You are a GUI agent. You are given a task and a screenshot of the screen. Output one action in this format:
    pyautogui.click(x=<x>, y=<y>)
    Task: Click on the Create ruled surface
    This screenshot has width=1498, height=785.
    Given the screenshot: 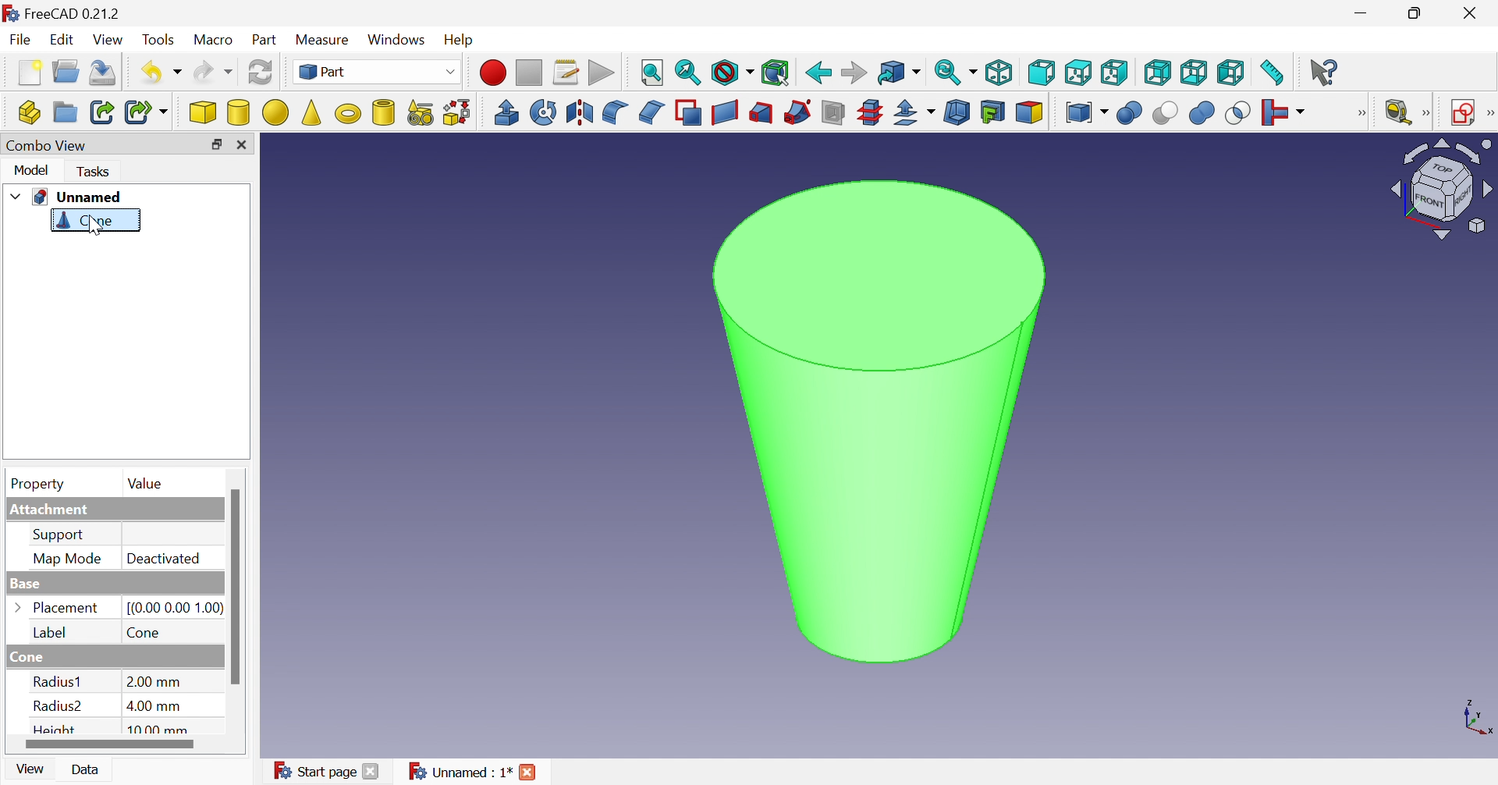 What is the action you would take?
    pyautogui.click(x=725, y=112)
    